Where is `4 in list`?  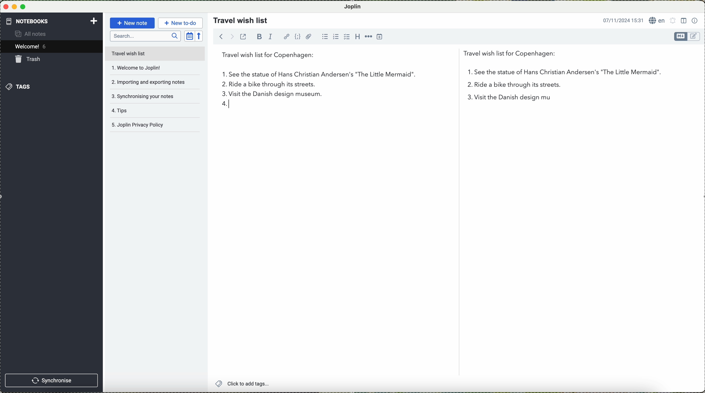
4 in list is located at coordinates (224, 107).